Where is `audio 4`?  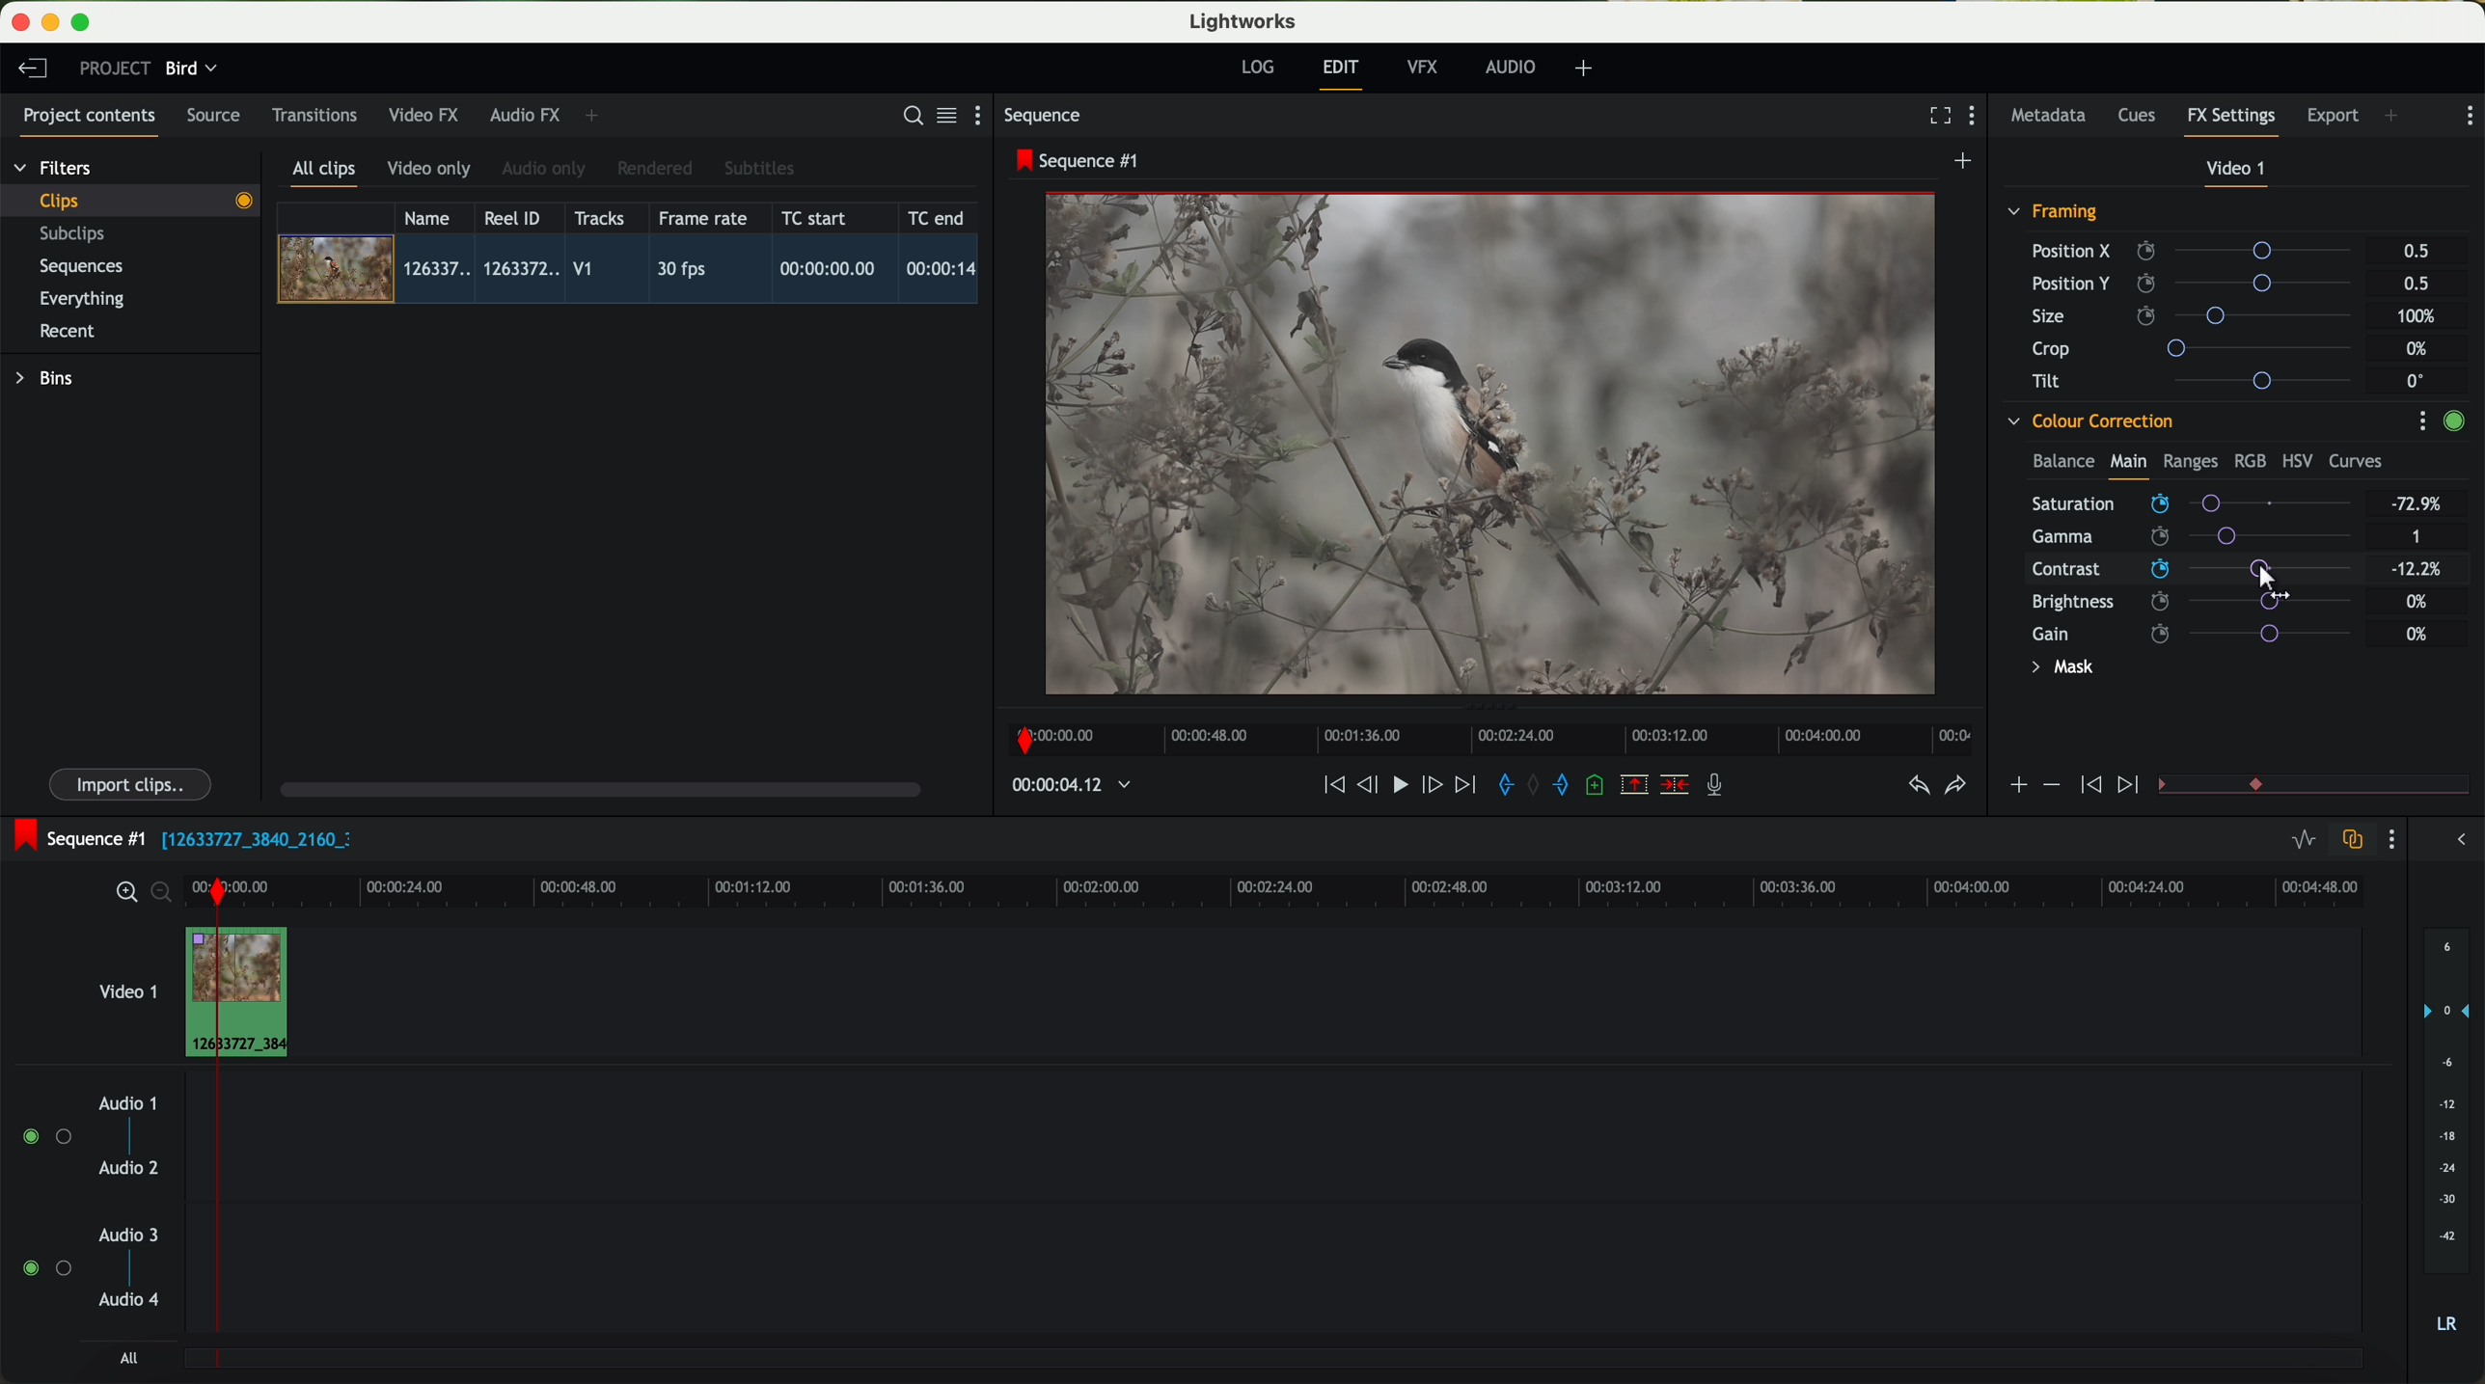 audio 4 is located at coordinates (130, 1300).